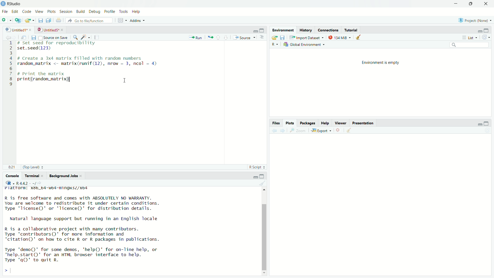 The image size is (494, 278). Describe the element at coordinates (351, 130) in the screenshot. I see `clear` at that location.